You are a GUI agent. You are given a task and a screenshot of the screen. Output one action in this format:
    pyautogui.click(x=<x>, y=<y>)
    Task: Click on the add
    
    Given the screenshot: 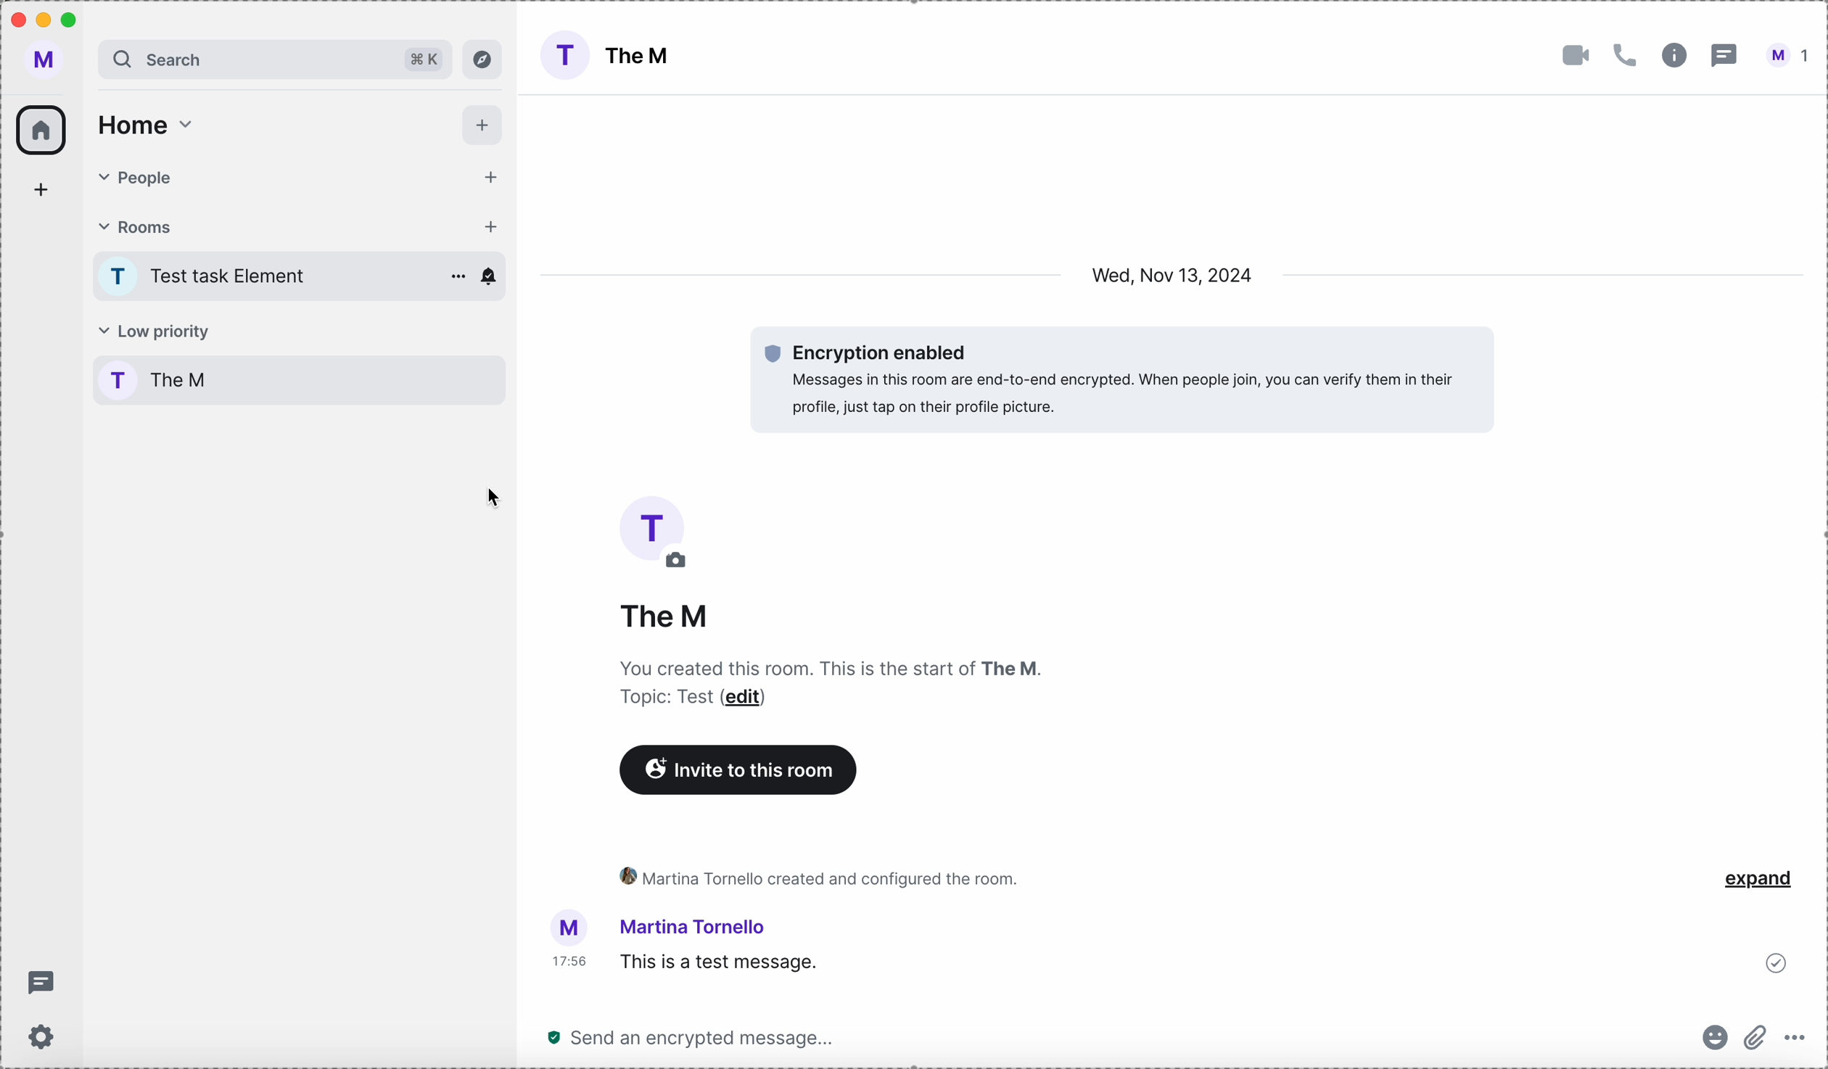 What is the action you would take?
    pyautogui.click(x=483, y=173)
    